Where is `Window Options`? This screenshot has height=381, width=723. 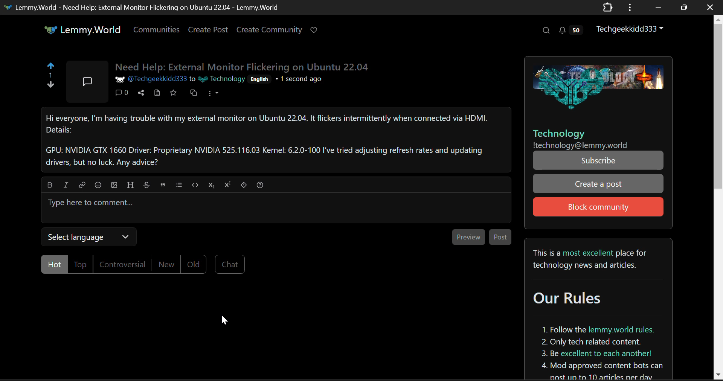 Window Options is located at coordinates (631, 8).